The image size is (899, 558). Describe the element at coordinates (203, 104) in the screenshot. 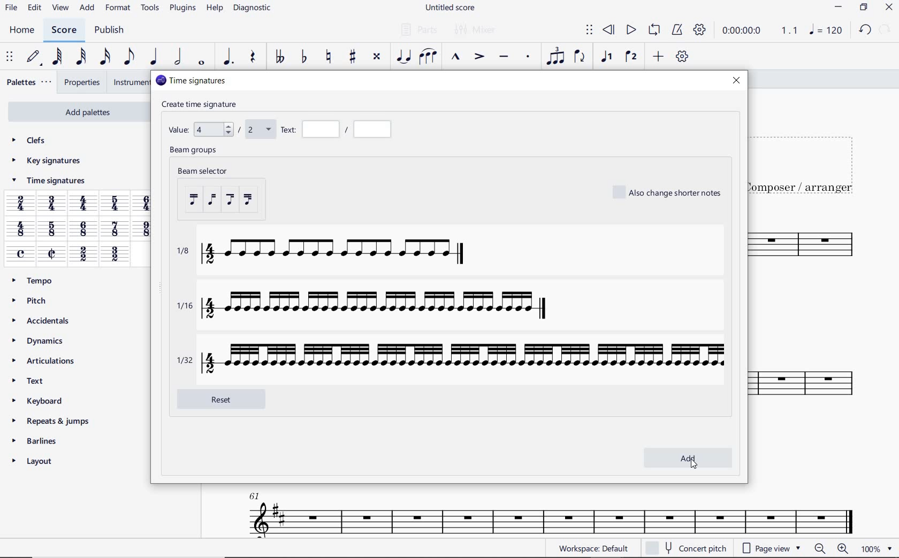

I see `create time signature` at that location.